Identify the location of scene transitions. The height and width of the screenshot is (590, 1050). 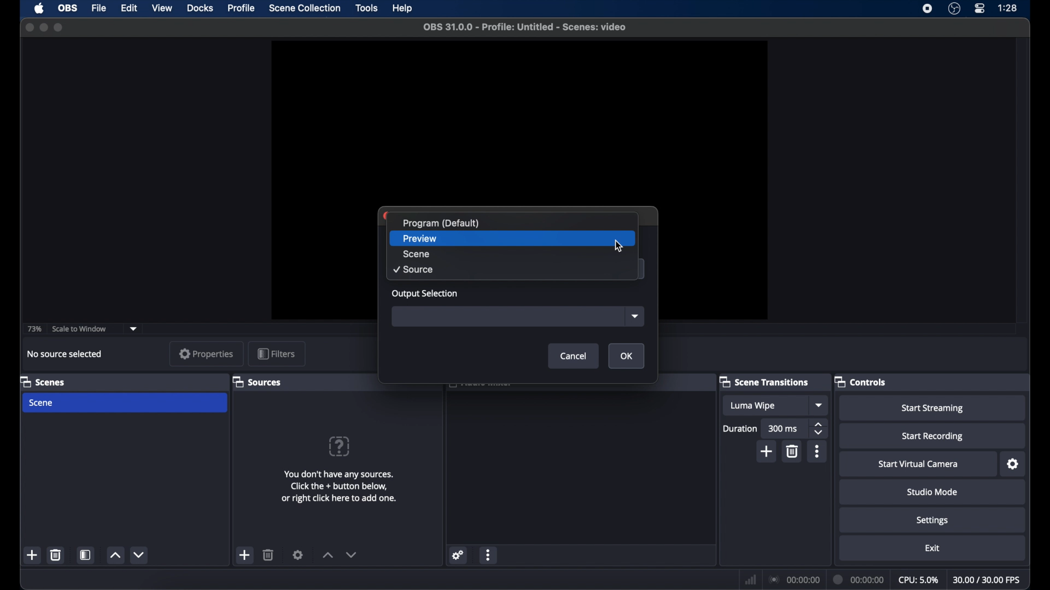
(767, 382).